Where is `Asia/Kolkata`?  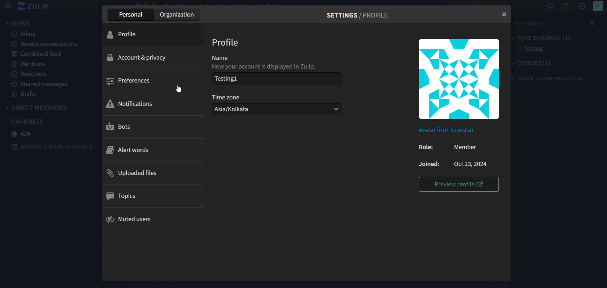 Asia/Kolkata is located at coordinates (277, 110).